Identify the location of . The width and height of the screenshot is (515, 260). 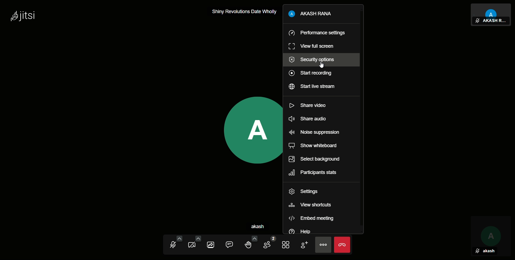
(249, 244).